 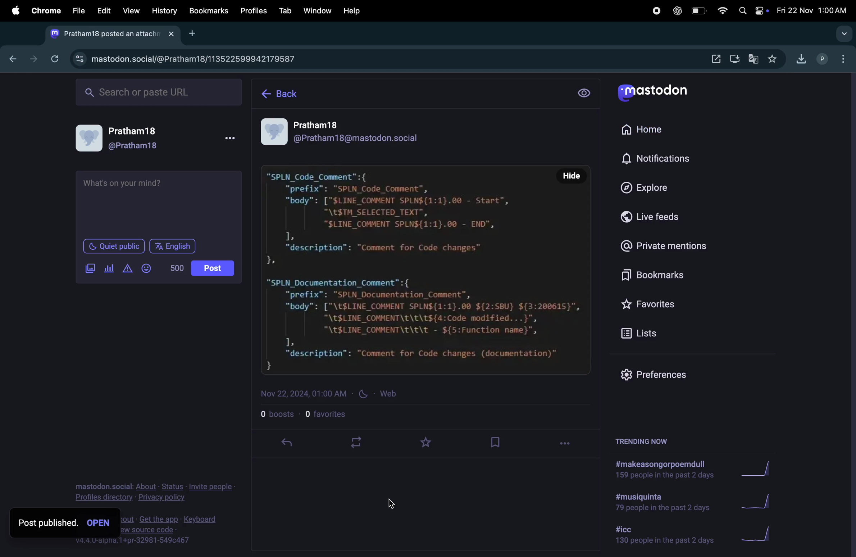 I want to click on tab mastodon, so click(x=104, y=34).